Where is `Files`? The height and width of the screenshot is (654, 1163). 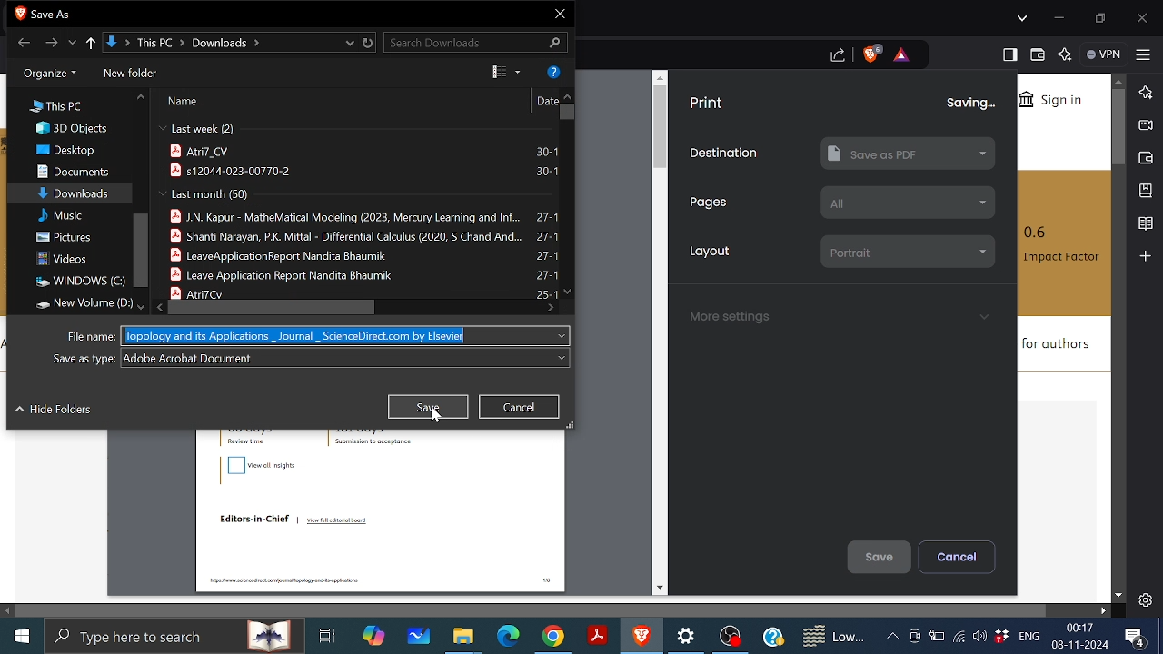
Files is located at coordinates (462, 639).